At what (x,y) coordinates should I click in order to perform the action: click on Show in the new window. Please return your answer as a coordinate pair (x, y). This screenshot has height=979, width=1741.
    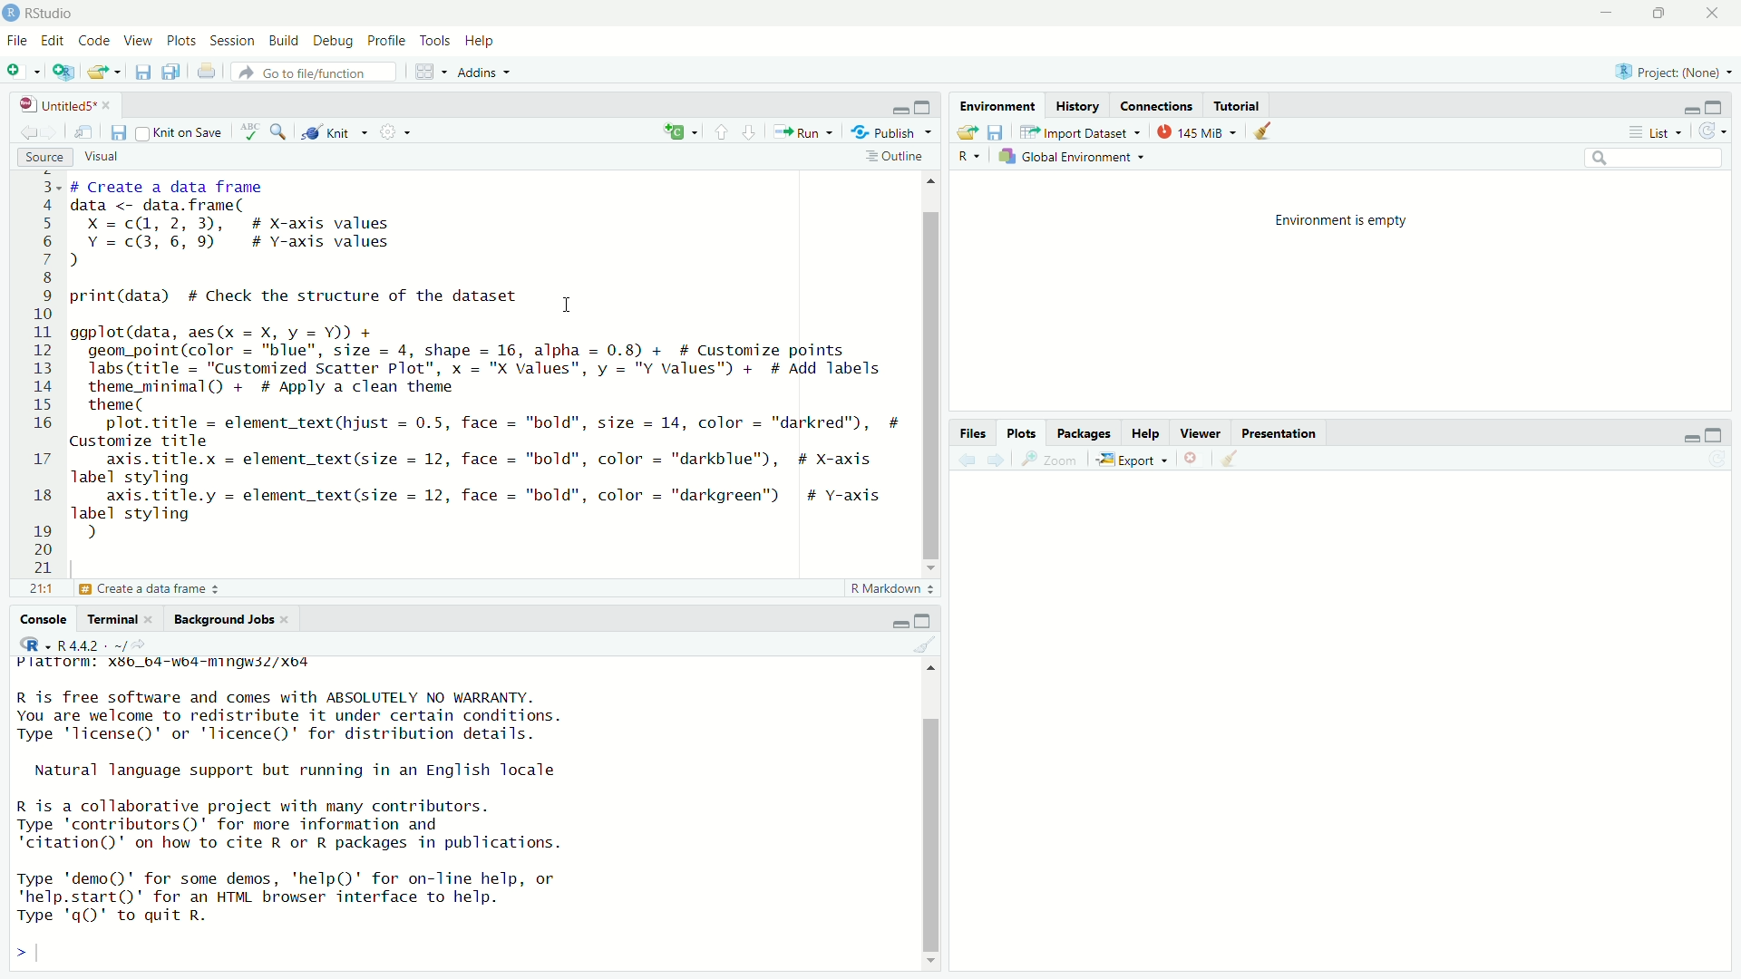
    Looking at the image, I should click on (85, 137).